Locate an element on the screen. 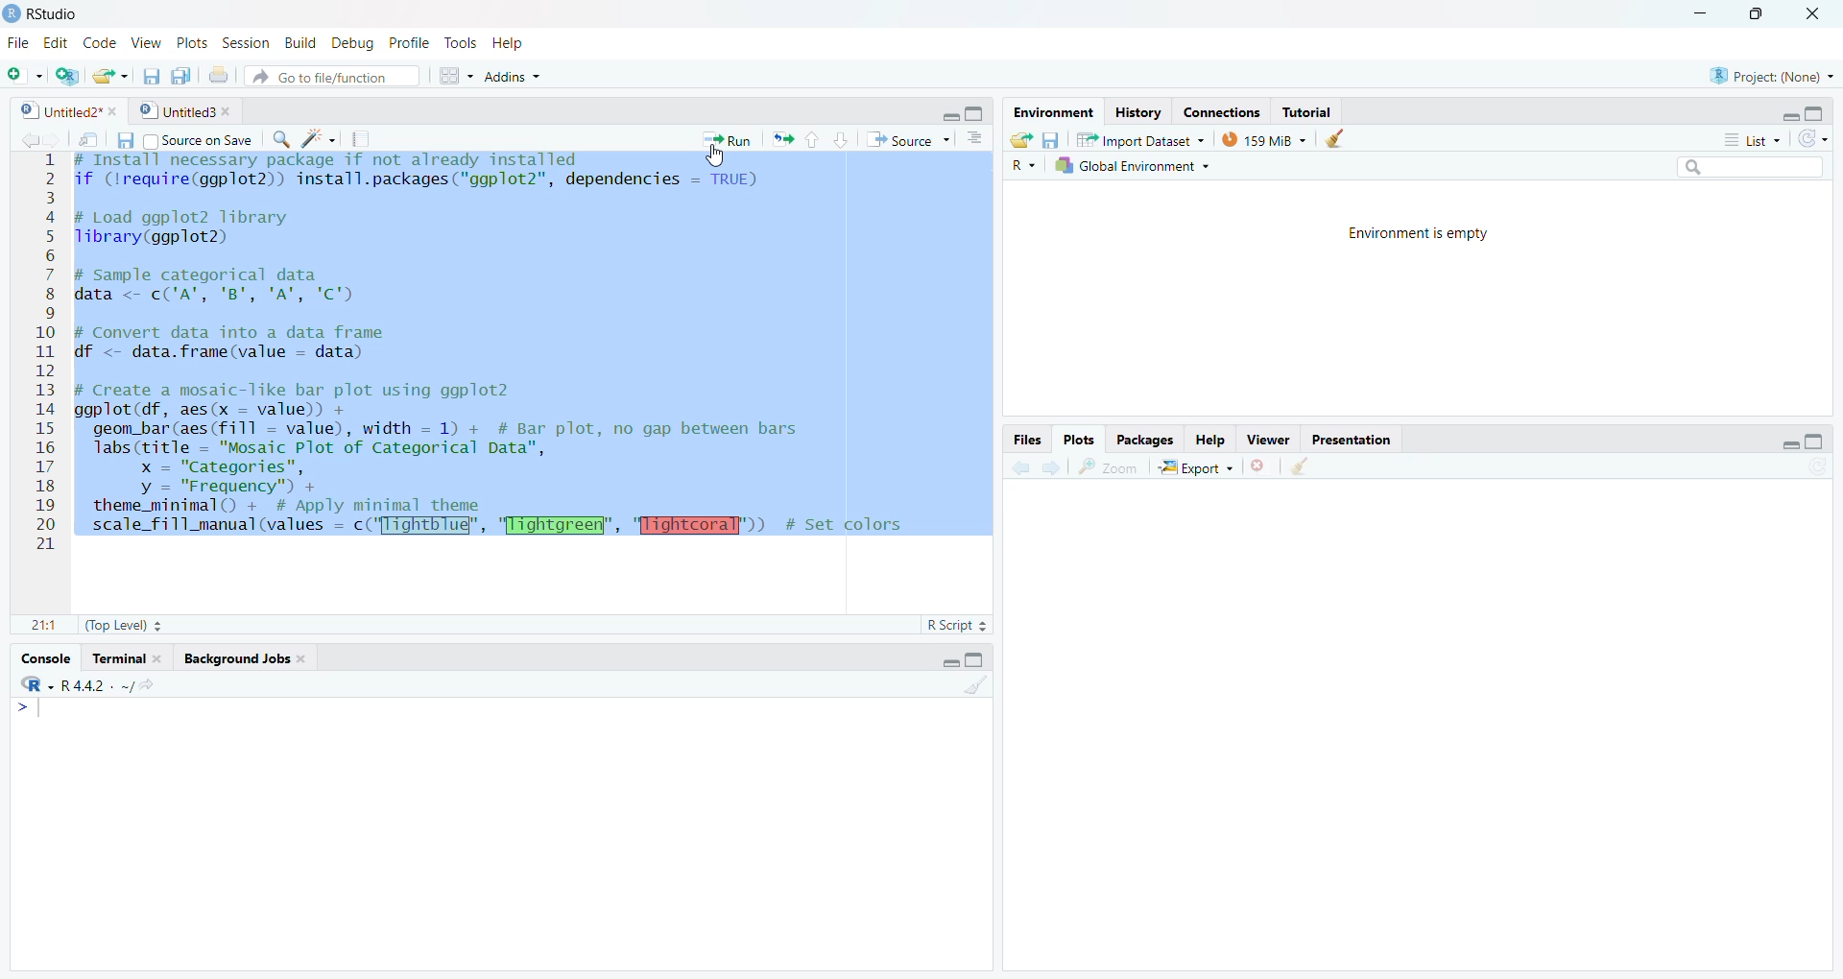  Show directory is located at coordinates (147, 686).